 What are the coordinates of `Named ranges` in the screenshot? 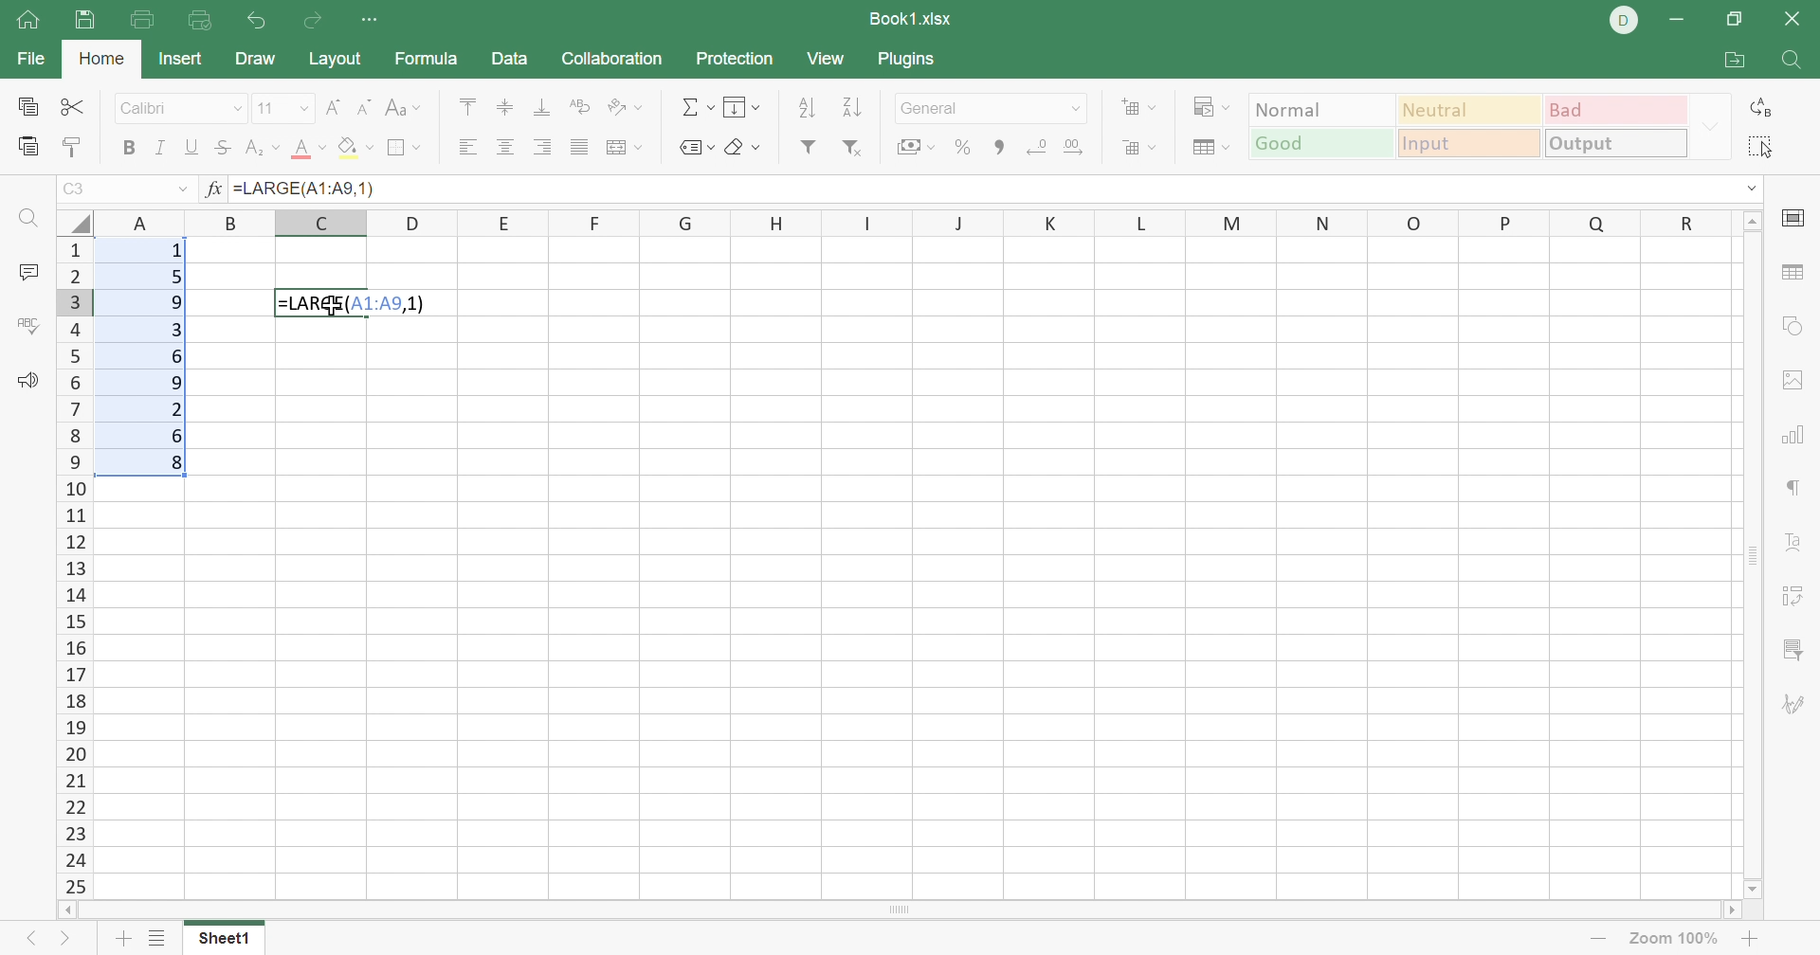 It's located at (697, 149).